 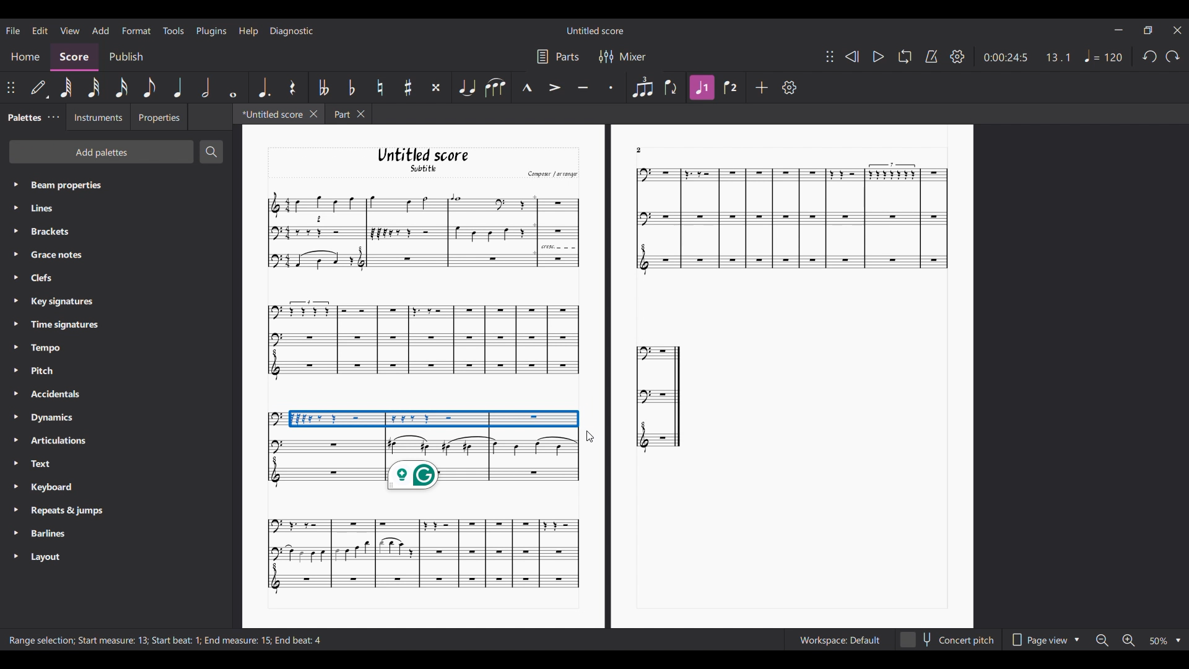 I want to click on Redo, so click(x=1173, y=56).